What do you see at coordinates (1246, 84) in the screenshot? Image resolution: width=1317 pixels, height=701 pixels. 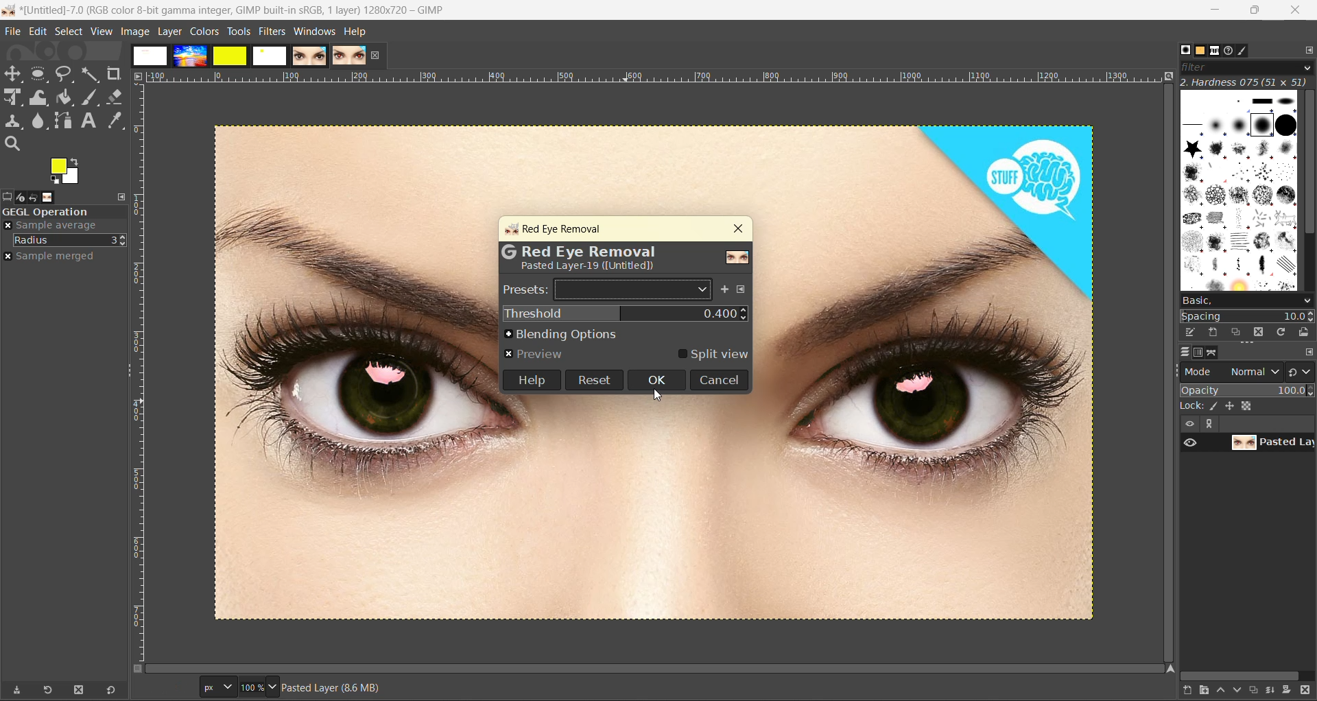 I see `hardness` at bounding box center [1246, 84].